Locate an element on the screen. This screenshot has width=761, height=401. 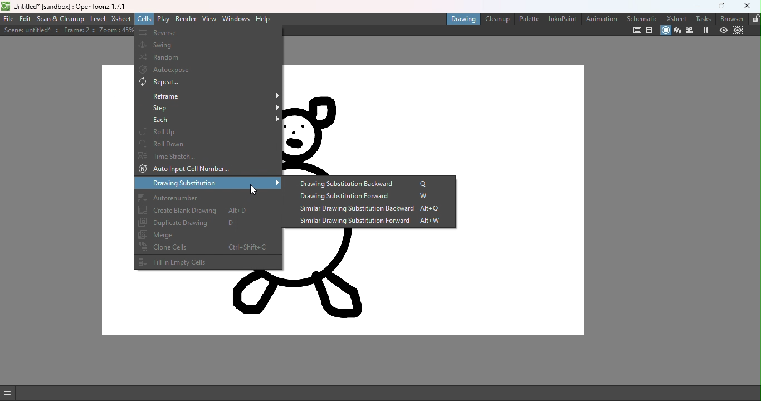
Rooms tab is located at coordinates (755, 18).